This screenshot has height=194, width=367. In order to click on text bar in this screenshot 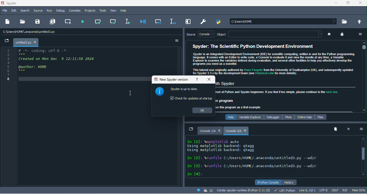, I will do `click(277, 34)`.